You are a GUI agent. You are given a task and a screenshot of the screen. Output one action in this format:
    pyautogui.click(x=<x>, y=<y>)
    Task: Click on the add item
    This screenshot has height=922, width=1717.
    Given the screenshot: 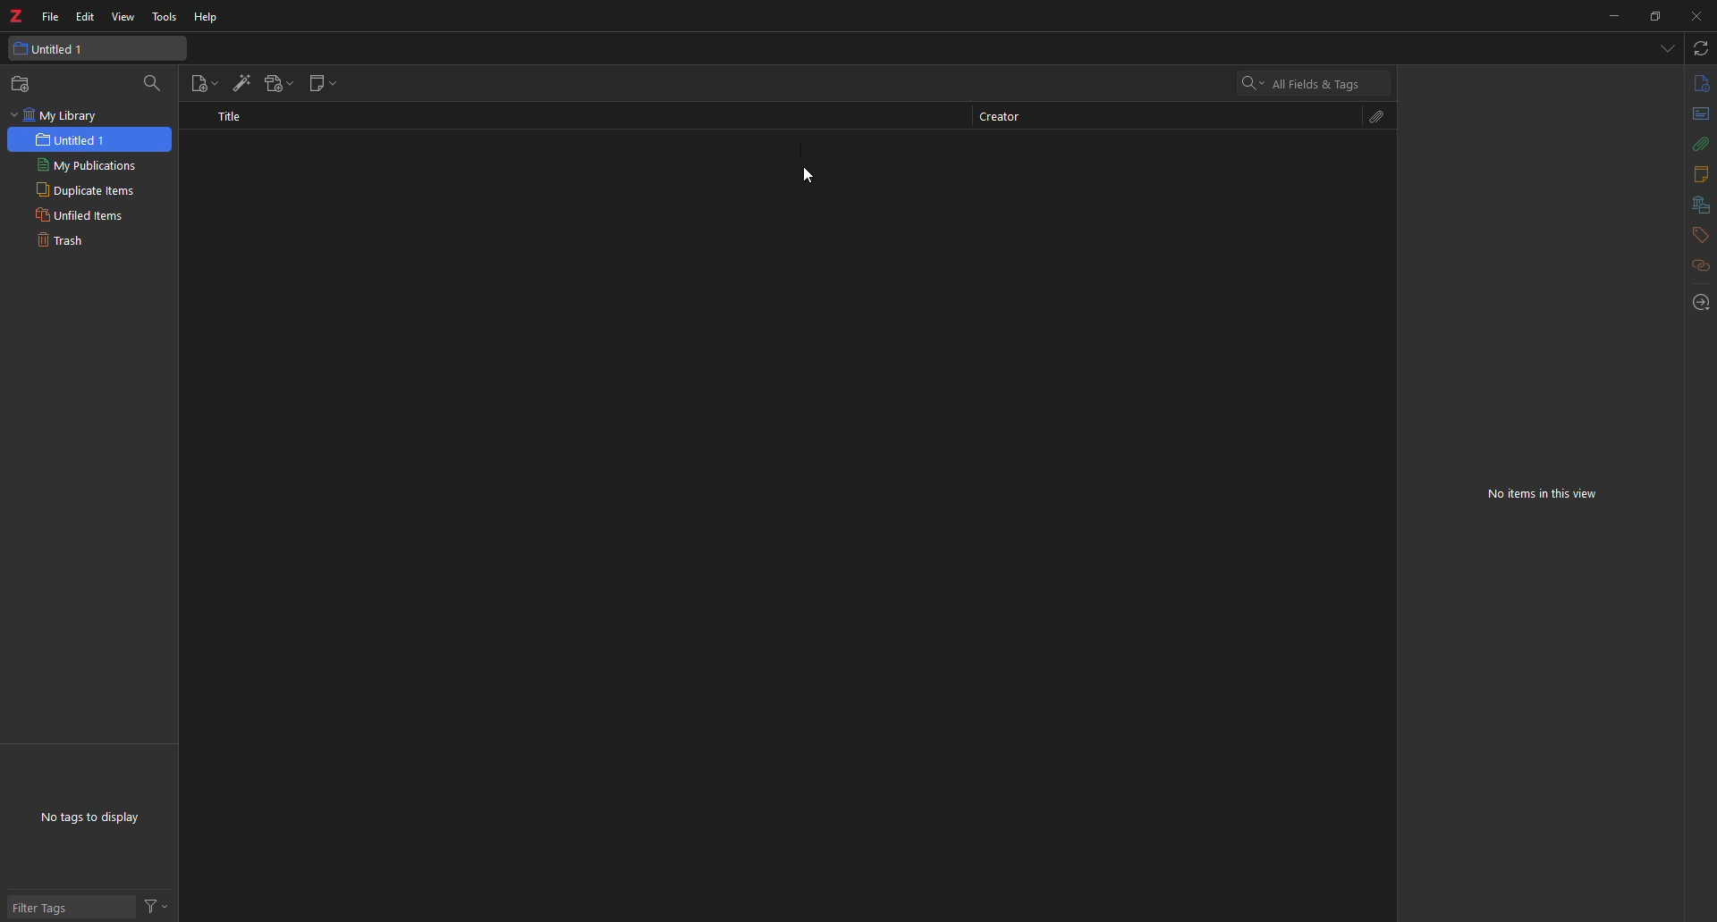 What is the action you would take?
    pyautogui.click(x=241, y=82)
    